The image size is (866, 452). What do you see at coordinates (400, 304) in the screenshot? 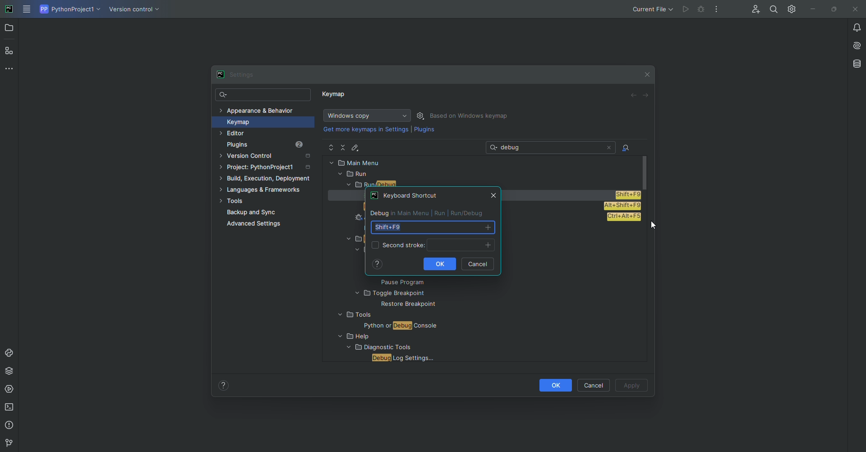
I see `FILE NAME` at bounding box center [400, 304].